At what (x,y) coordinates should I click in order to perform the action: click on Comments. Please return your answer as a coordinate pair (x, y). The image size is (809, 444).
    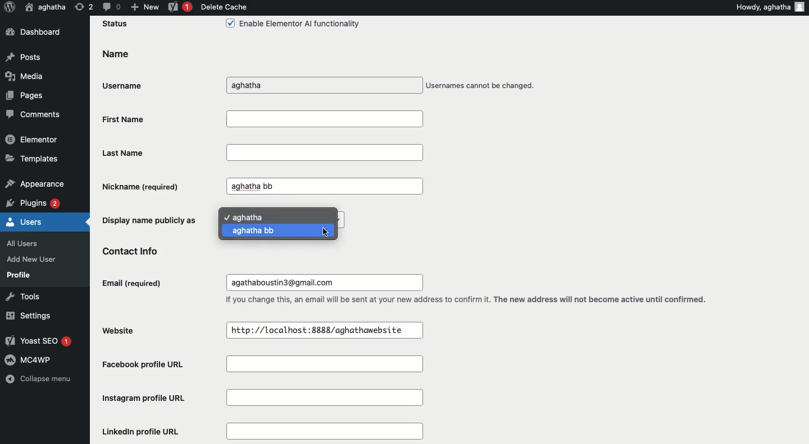
    Looking at the image, I should click on (34, 115).